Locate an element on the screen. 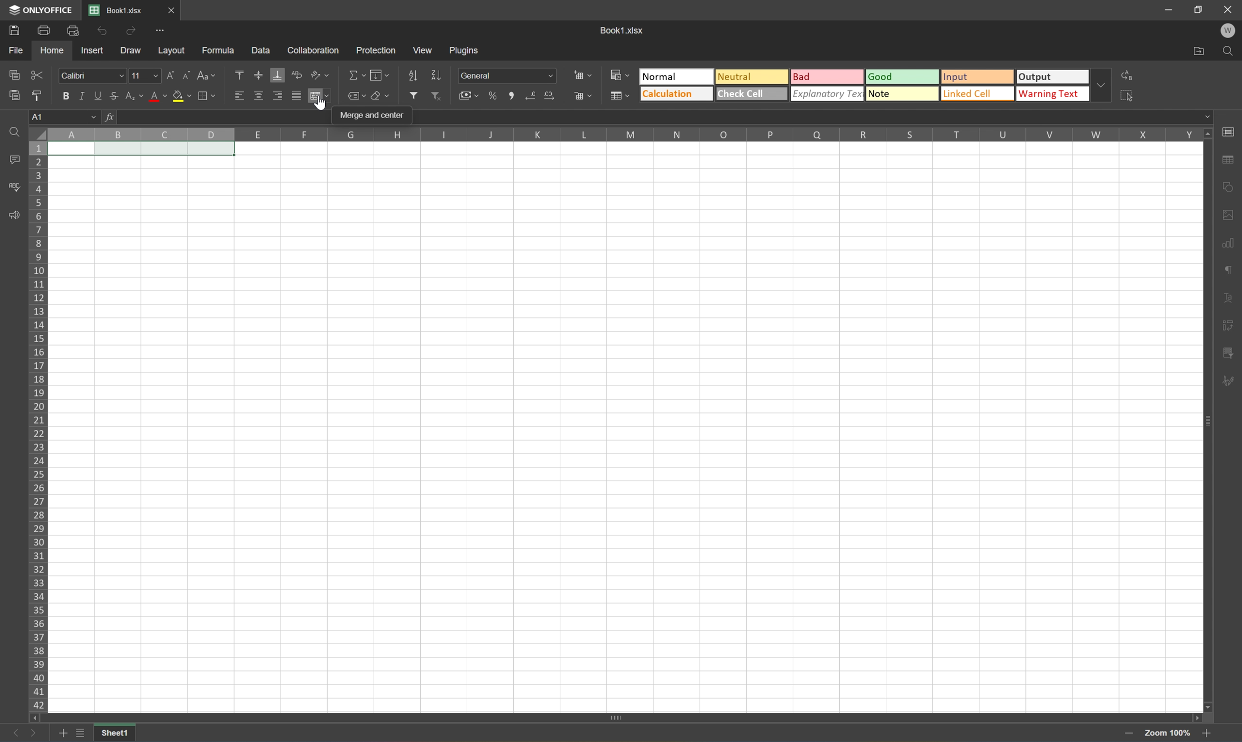 This screenshot has height=742, width=1242. Cut is located at coordinates (37, 74).